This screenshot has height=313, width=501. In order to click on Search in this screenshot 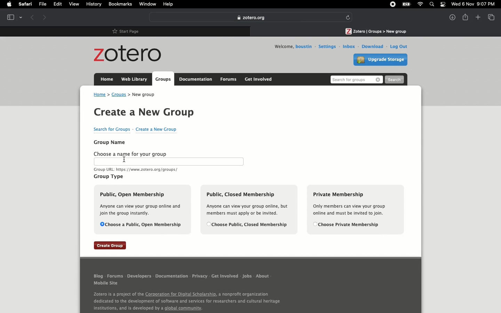, I will do `click(394, 80)`.